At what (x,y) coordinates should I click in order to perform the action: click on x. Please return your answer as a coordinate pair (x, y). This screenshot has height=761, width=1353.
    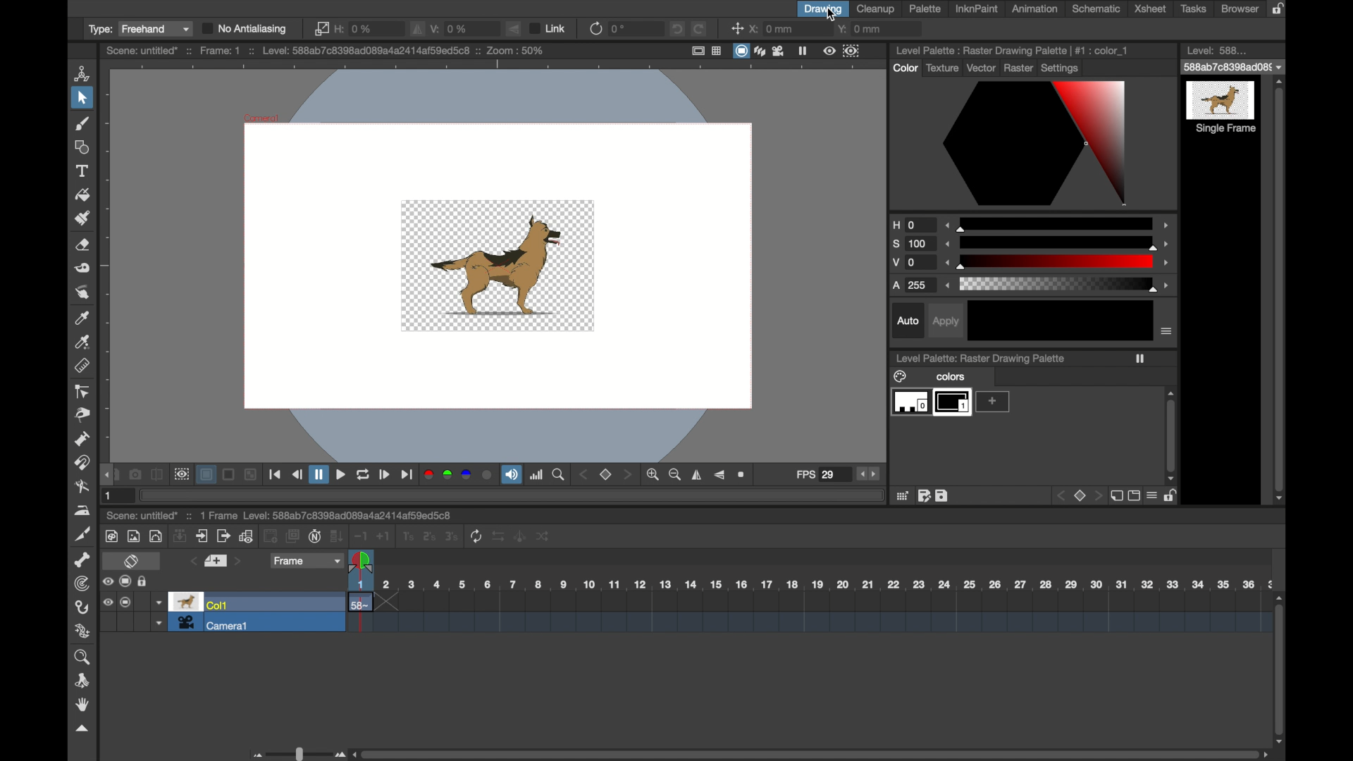
    Looking at the image, I should click on (772, 29).